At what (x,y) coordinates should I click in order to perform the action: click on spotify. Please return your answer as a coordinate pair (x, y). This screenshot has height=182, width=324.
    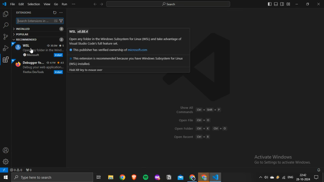
    Looking at the image, I should click on (146, 177).